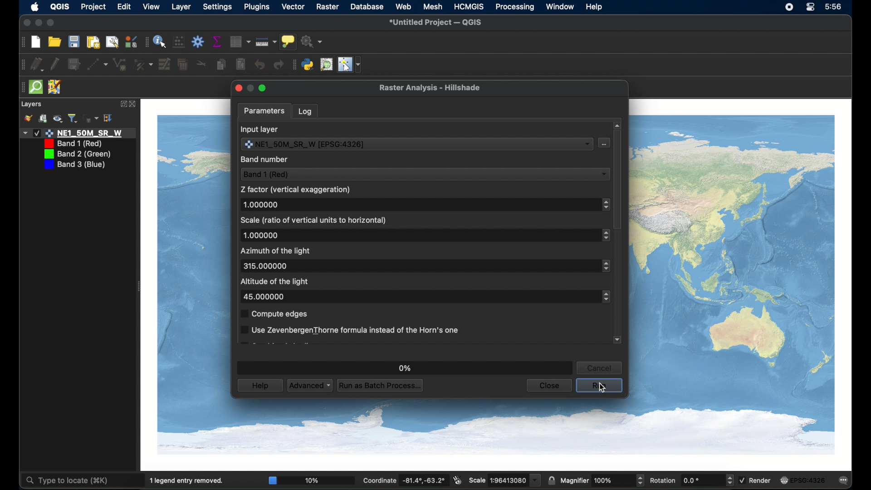  What do you see at coordinates (262, 235) in the screenshot?
I see `1.000000` at bounding box center [262, 235].